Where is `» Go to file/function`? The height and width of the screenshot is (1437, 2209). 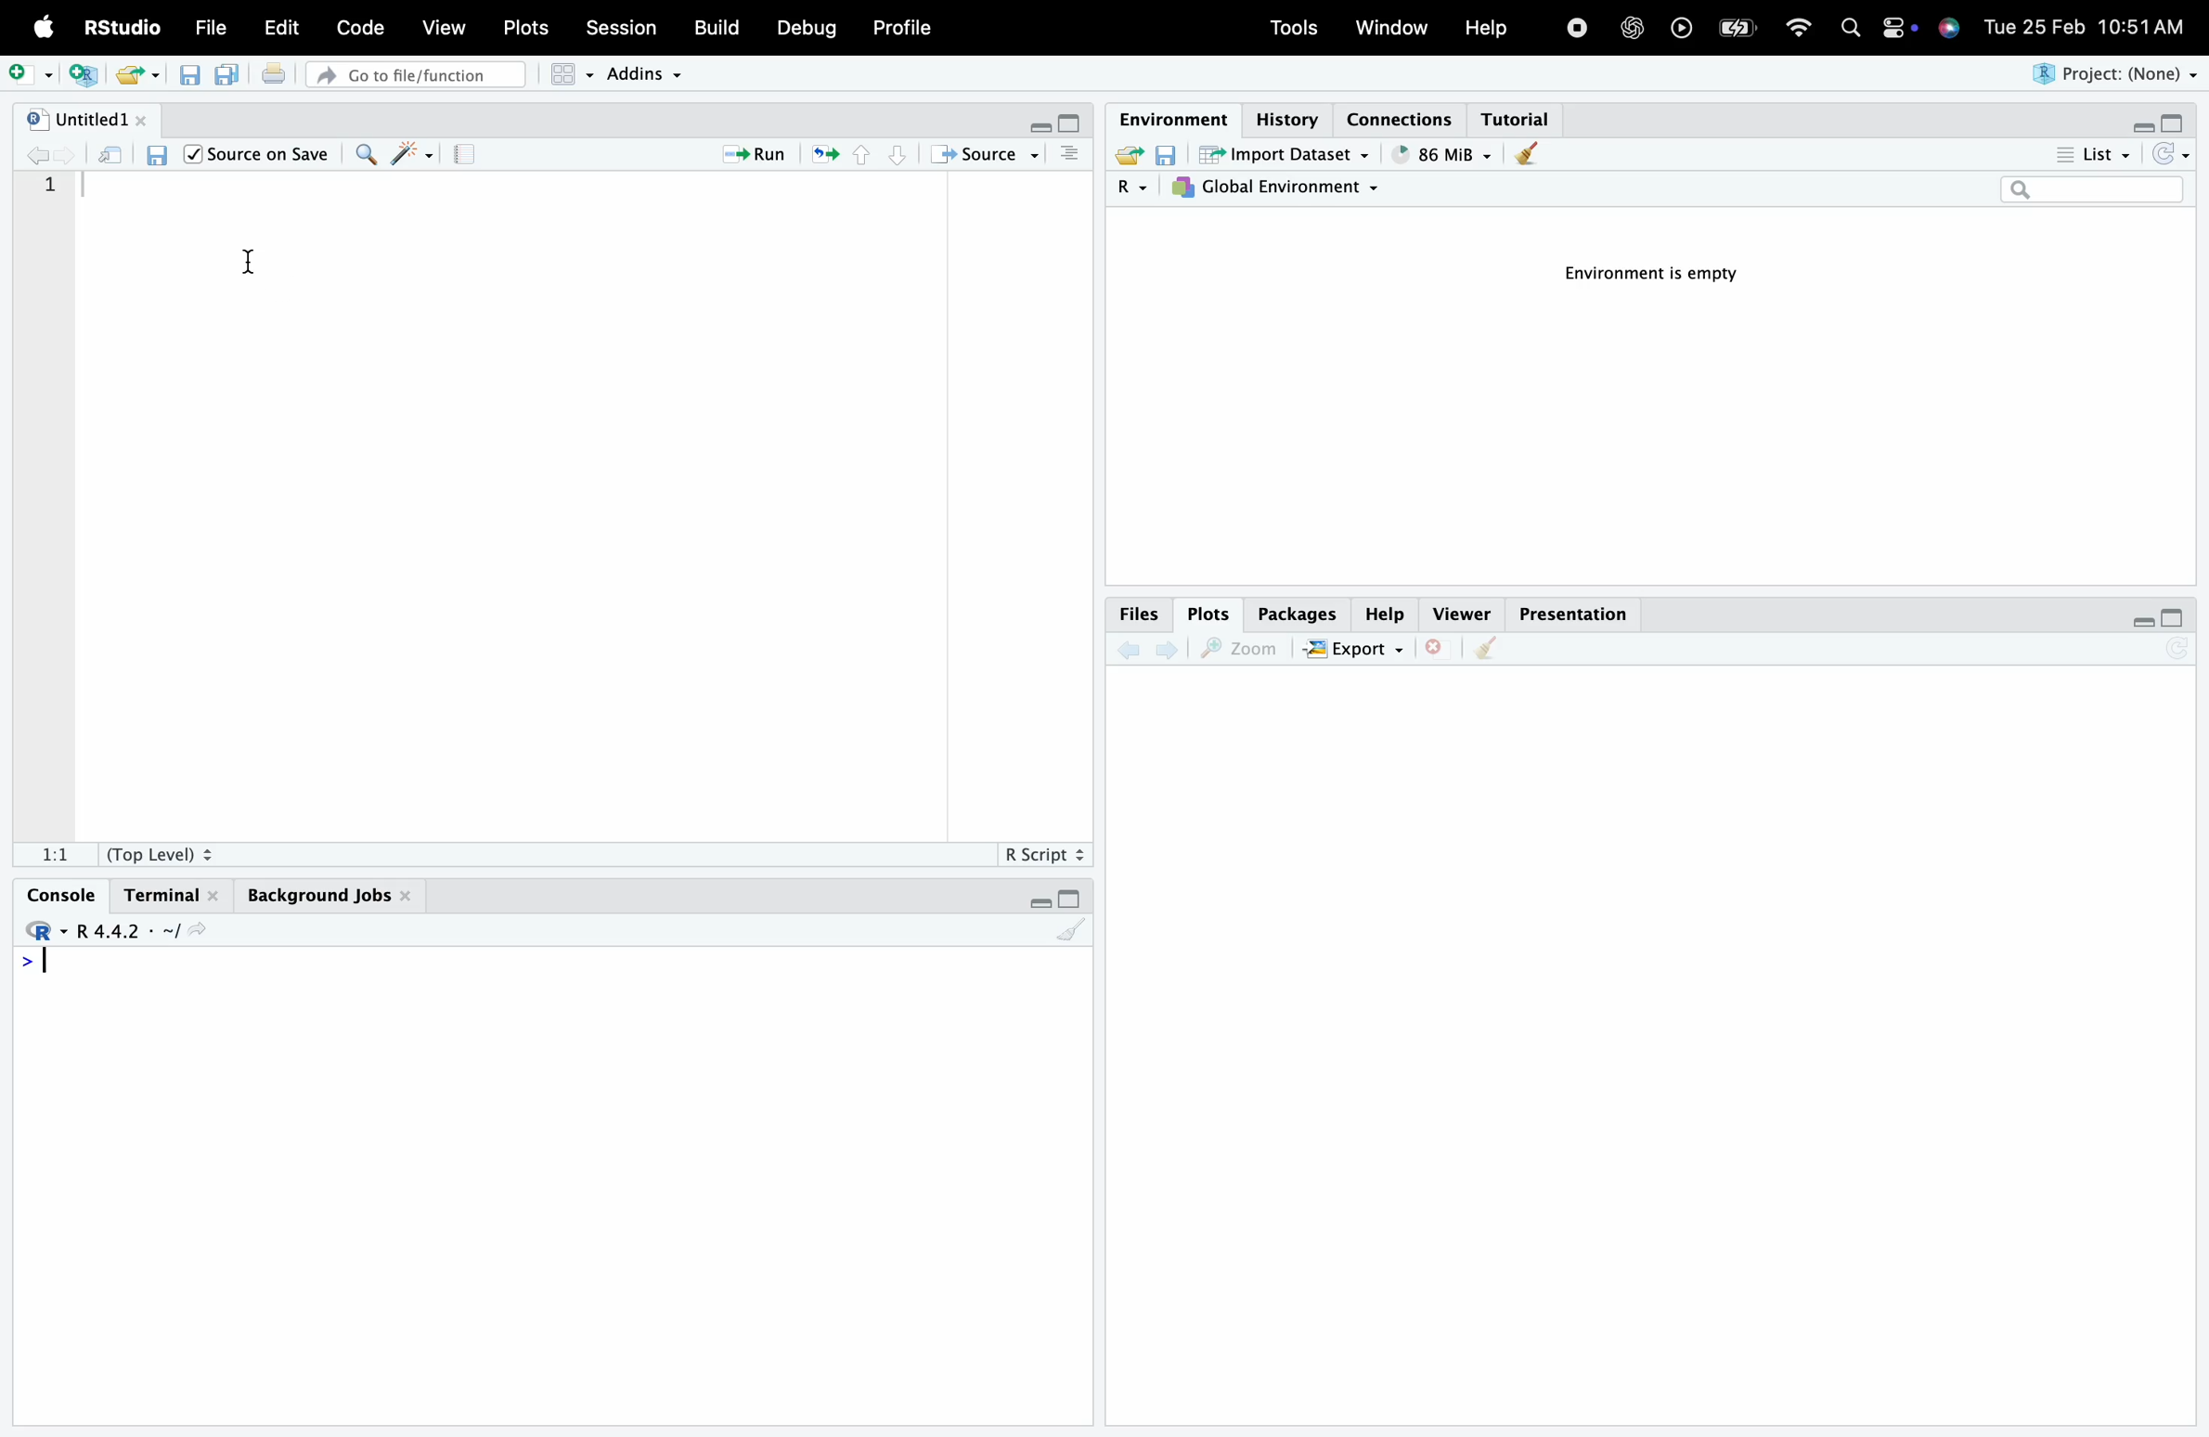
» Go to file/function is located at coordinates (415, 74).